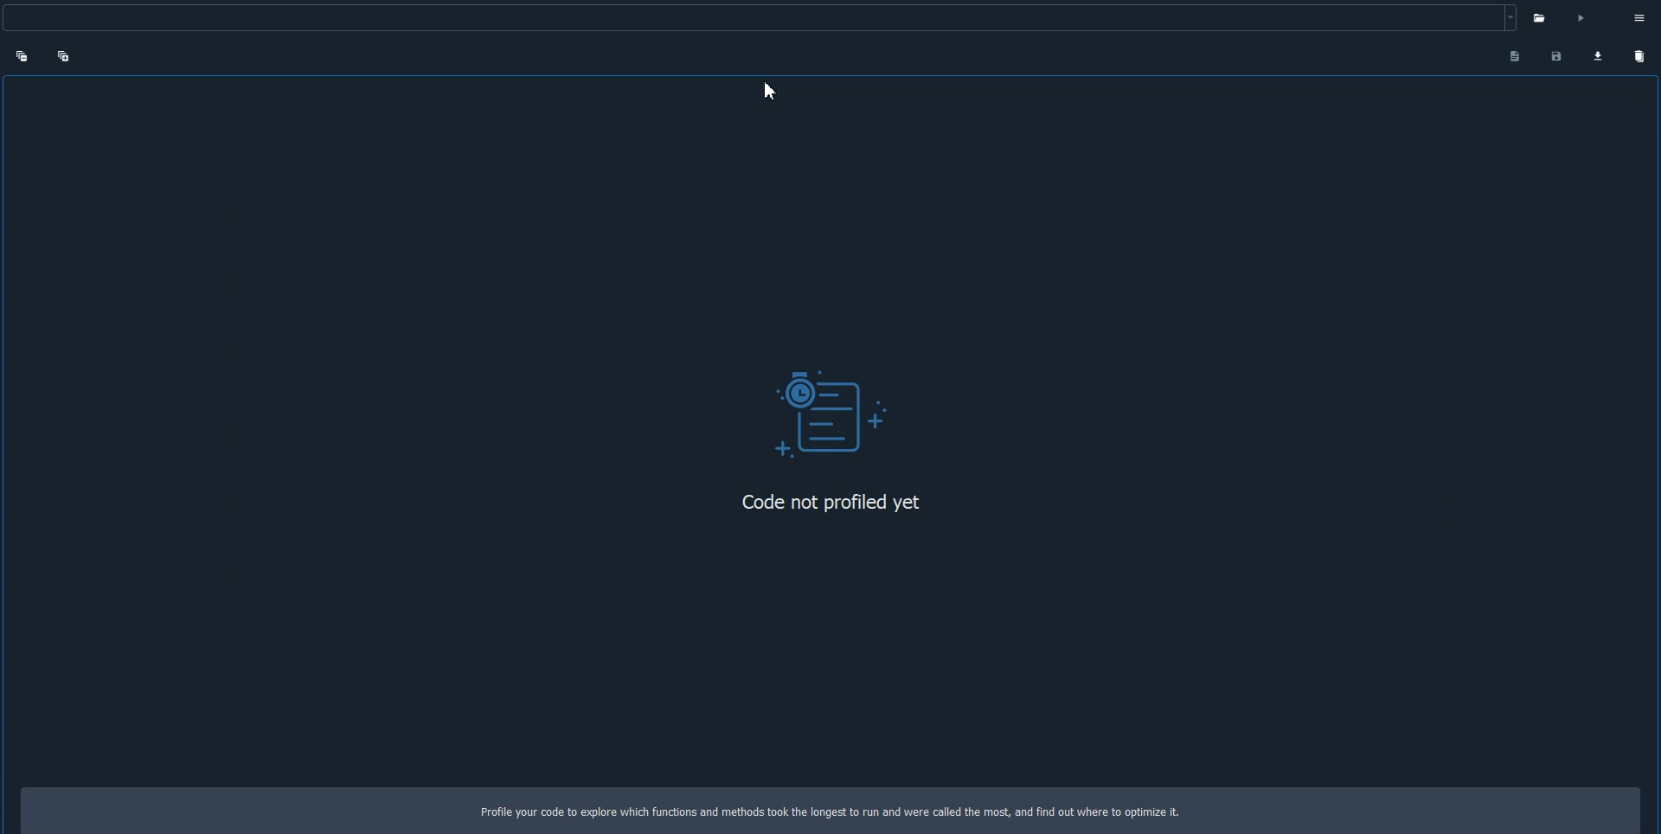 The image size is (1661, 834). Describe the element at coordinates (824, 504) in the screenshot. I see `Code not profiled yet` at that location.